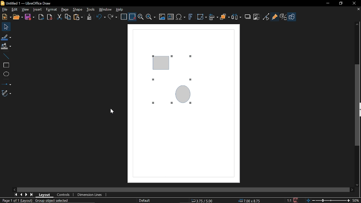  Describe the element at coordinates (37, 10) in the screenshot. I see `Insert` at that location.